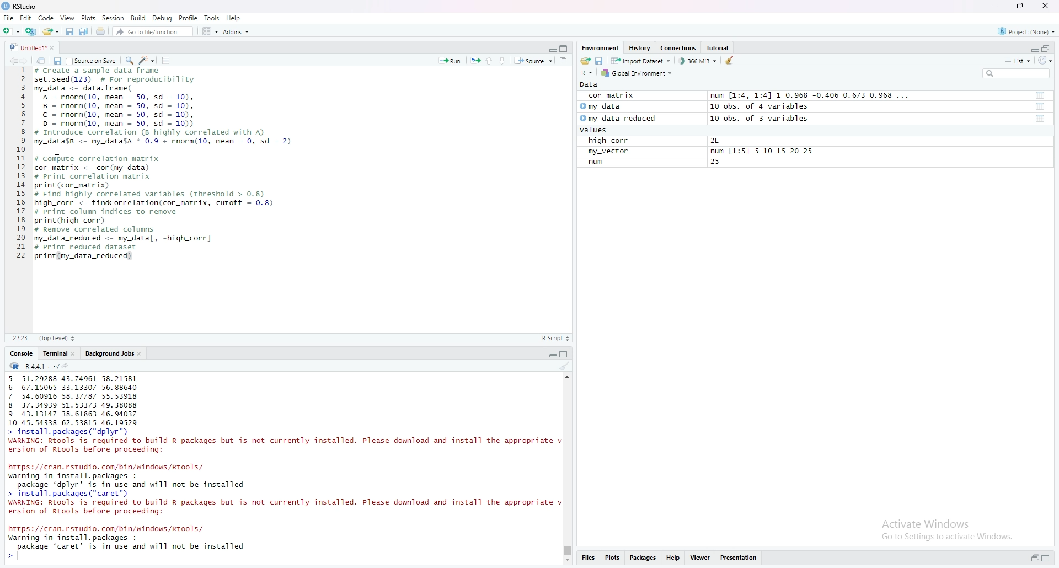  I want to click on Profile, so click(188, 18).